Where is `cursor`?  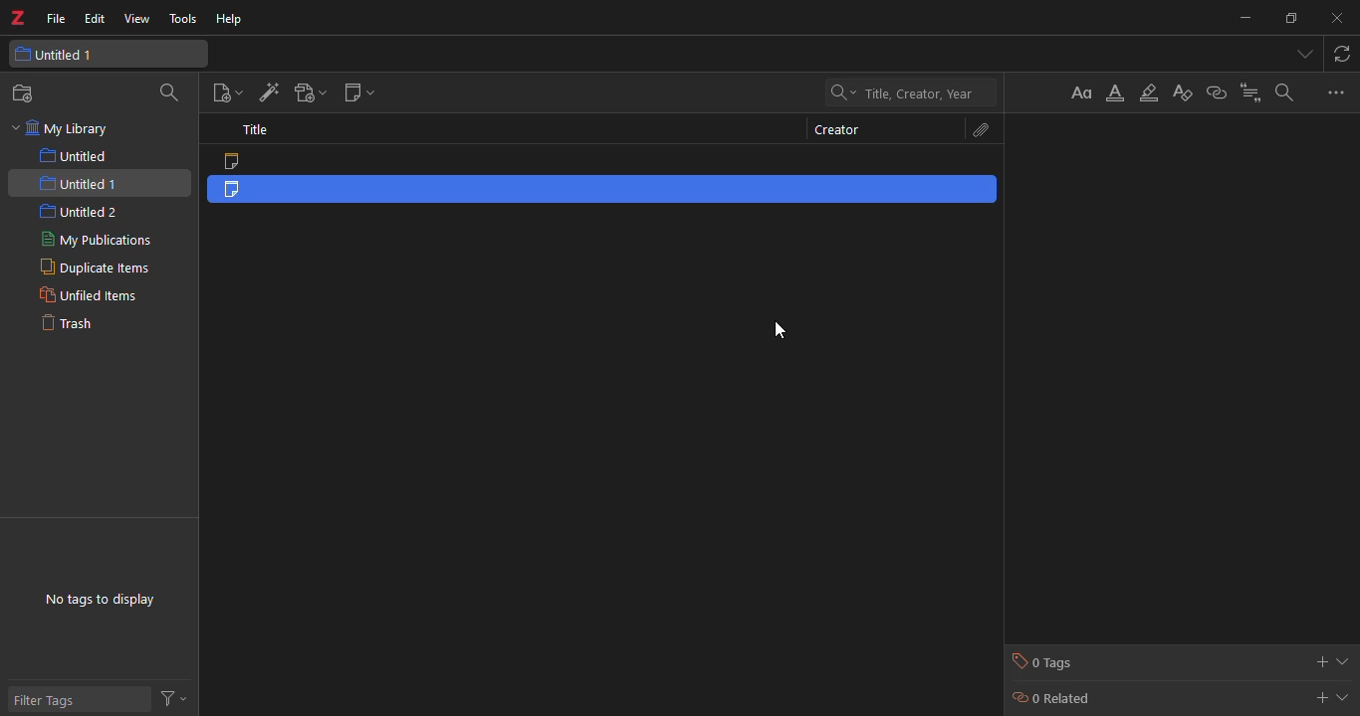 cursor is located at coordinates (783, 330).